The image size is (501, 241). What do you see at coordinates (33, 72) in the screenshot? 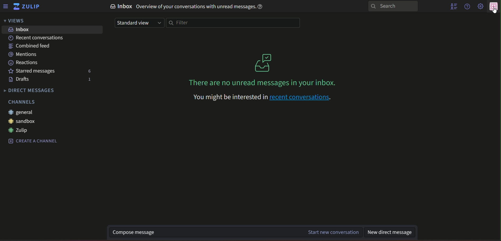
I see `starred messages` at bounding box center [33, 72].